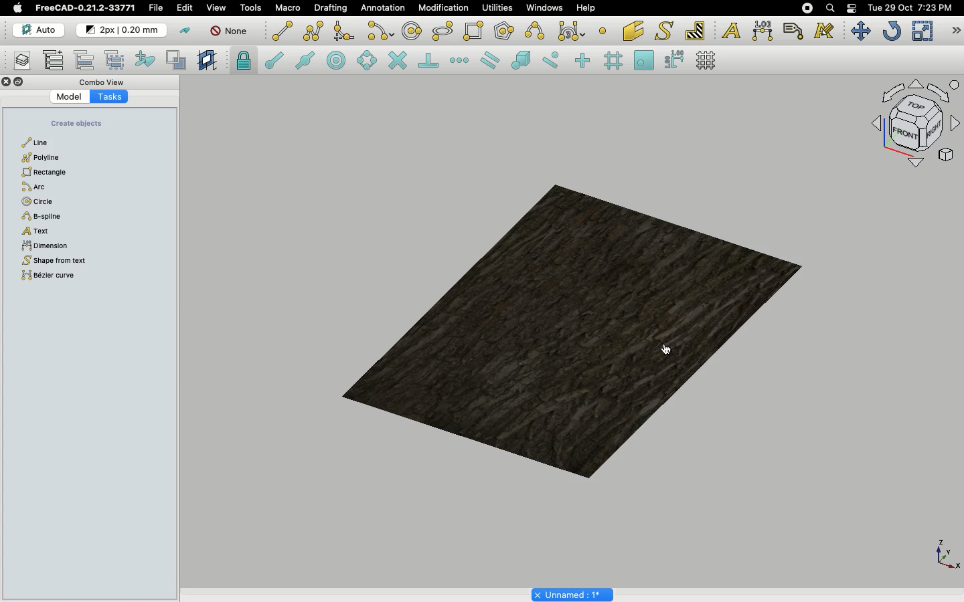 This screenshot has width=964, height=602. I want to click on Annotation styles, so click(823, 32).